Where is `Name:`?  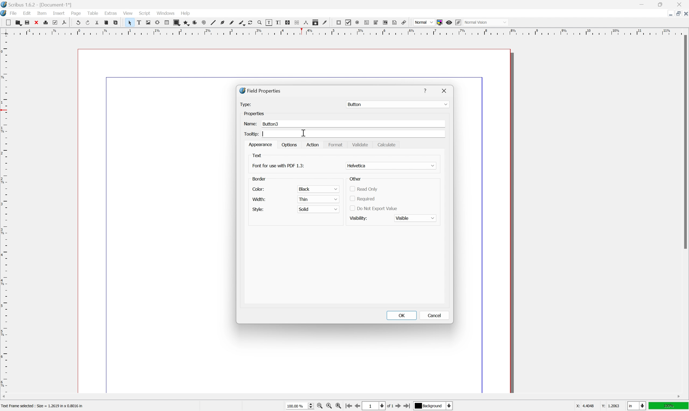 Name: is located at coordinates (251, 123).